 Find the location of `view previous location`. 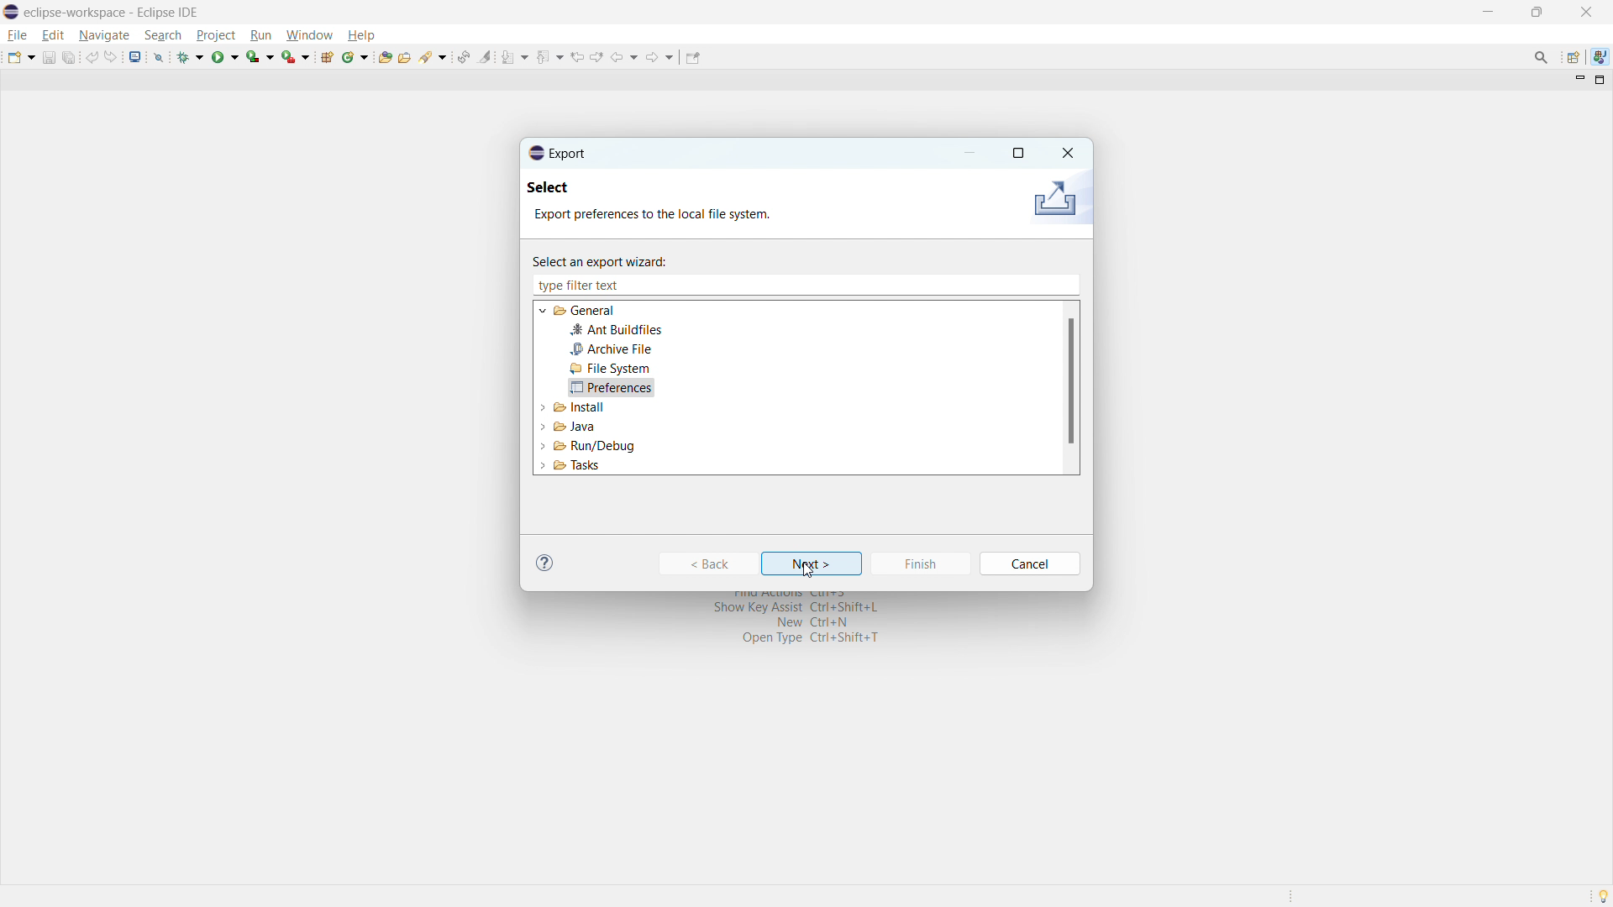

view previous location is located at coordinates (577, 57).